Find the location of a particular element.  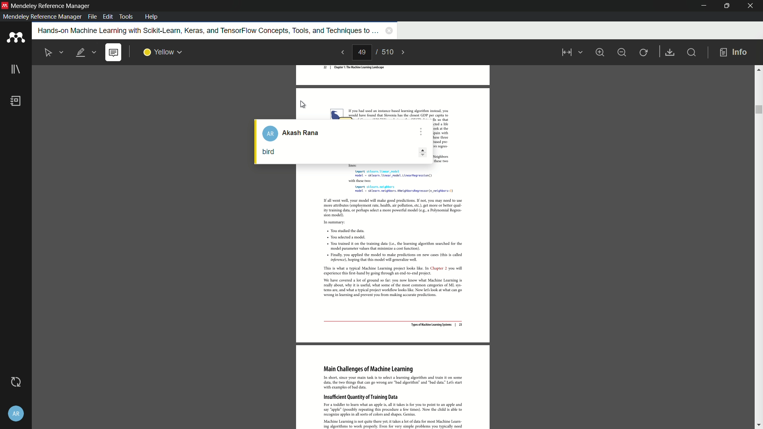

tools menu is located at coordinates (127, 16).